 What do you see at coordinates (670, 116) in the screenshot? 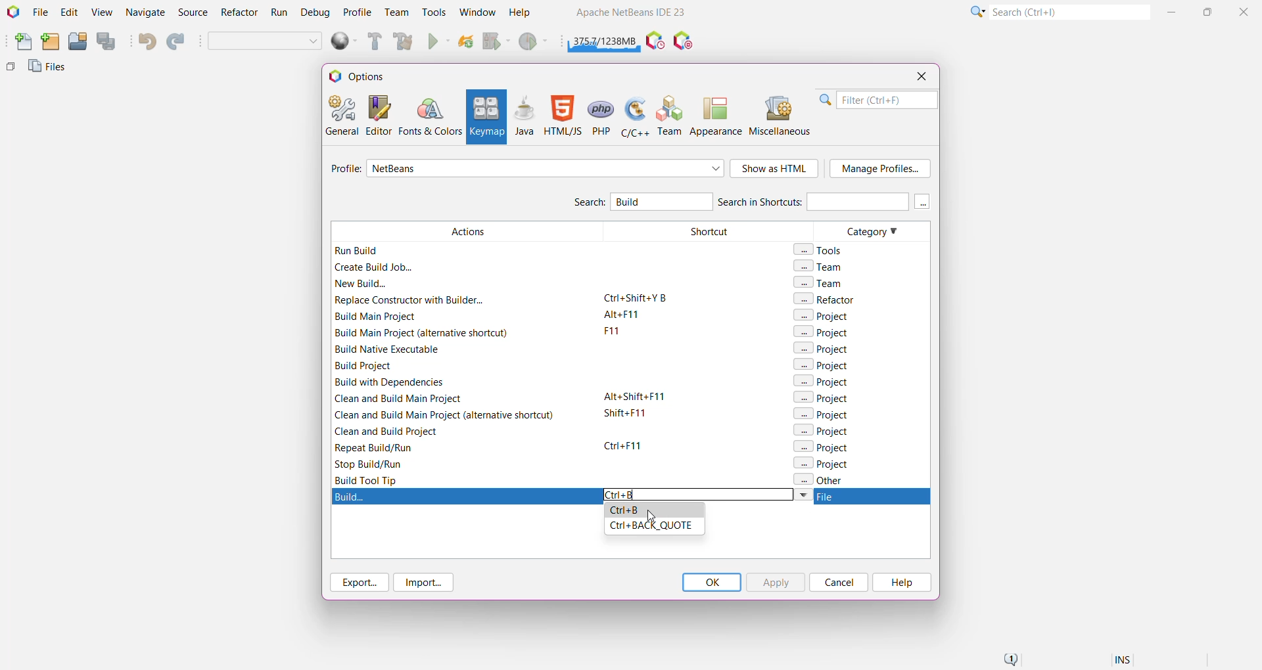
I see `Team` at bounding box center [670, 116].